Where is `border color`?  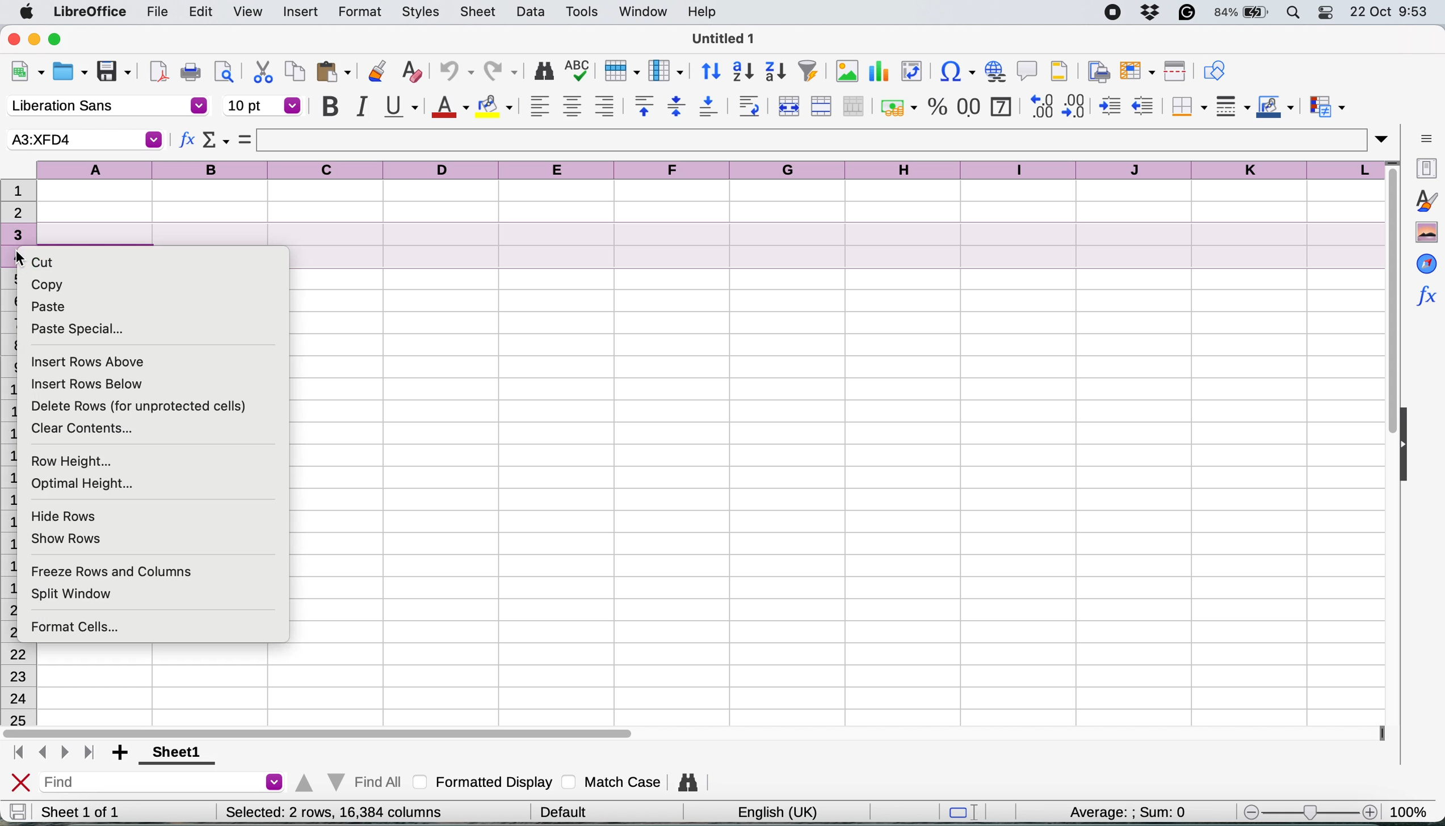
border color is located at coordinates (1275, 108).